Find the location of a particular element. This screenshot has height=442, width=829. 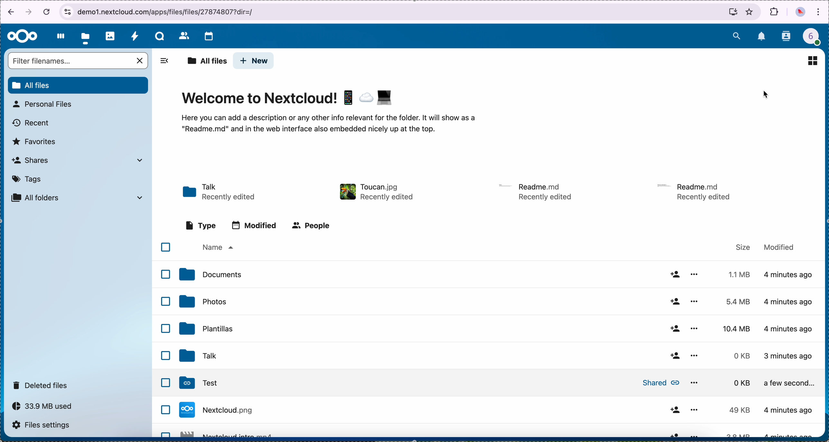

click on new button is located at coordinates (254, 61).